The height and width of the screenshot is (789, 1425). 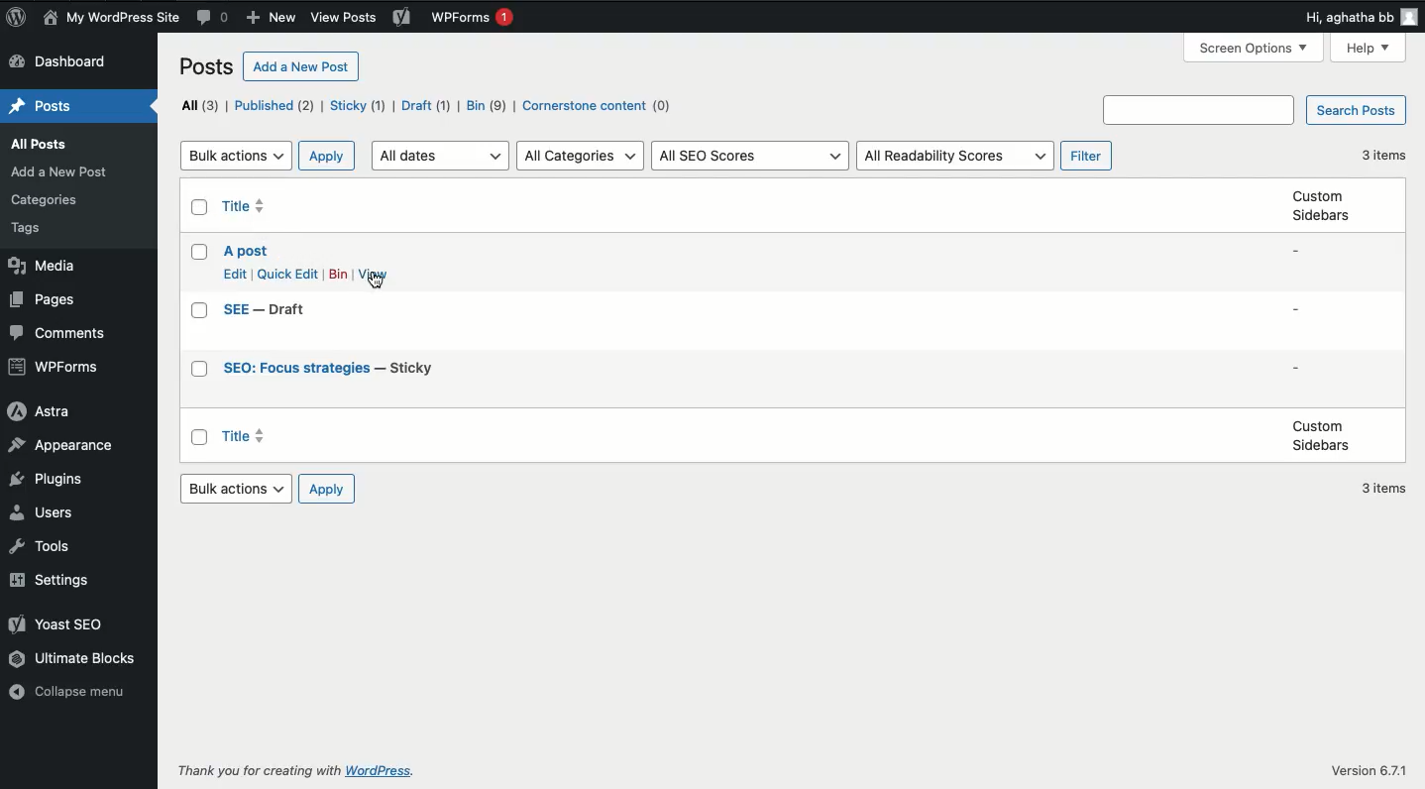 What do you see at coordinates (358, 106) in the screenshot?
I see `Sticky ` at bounding box center [358, 106].